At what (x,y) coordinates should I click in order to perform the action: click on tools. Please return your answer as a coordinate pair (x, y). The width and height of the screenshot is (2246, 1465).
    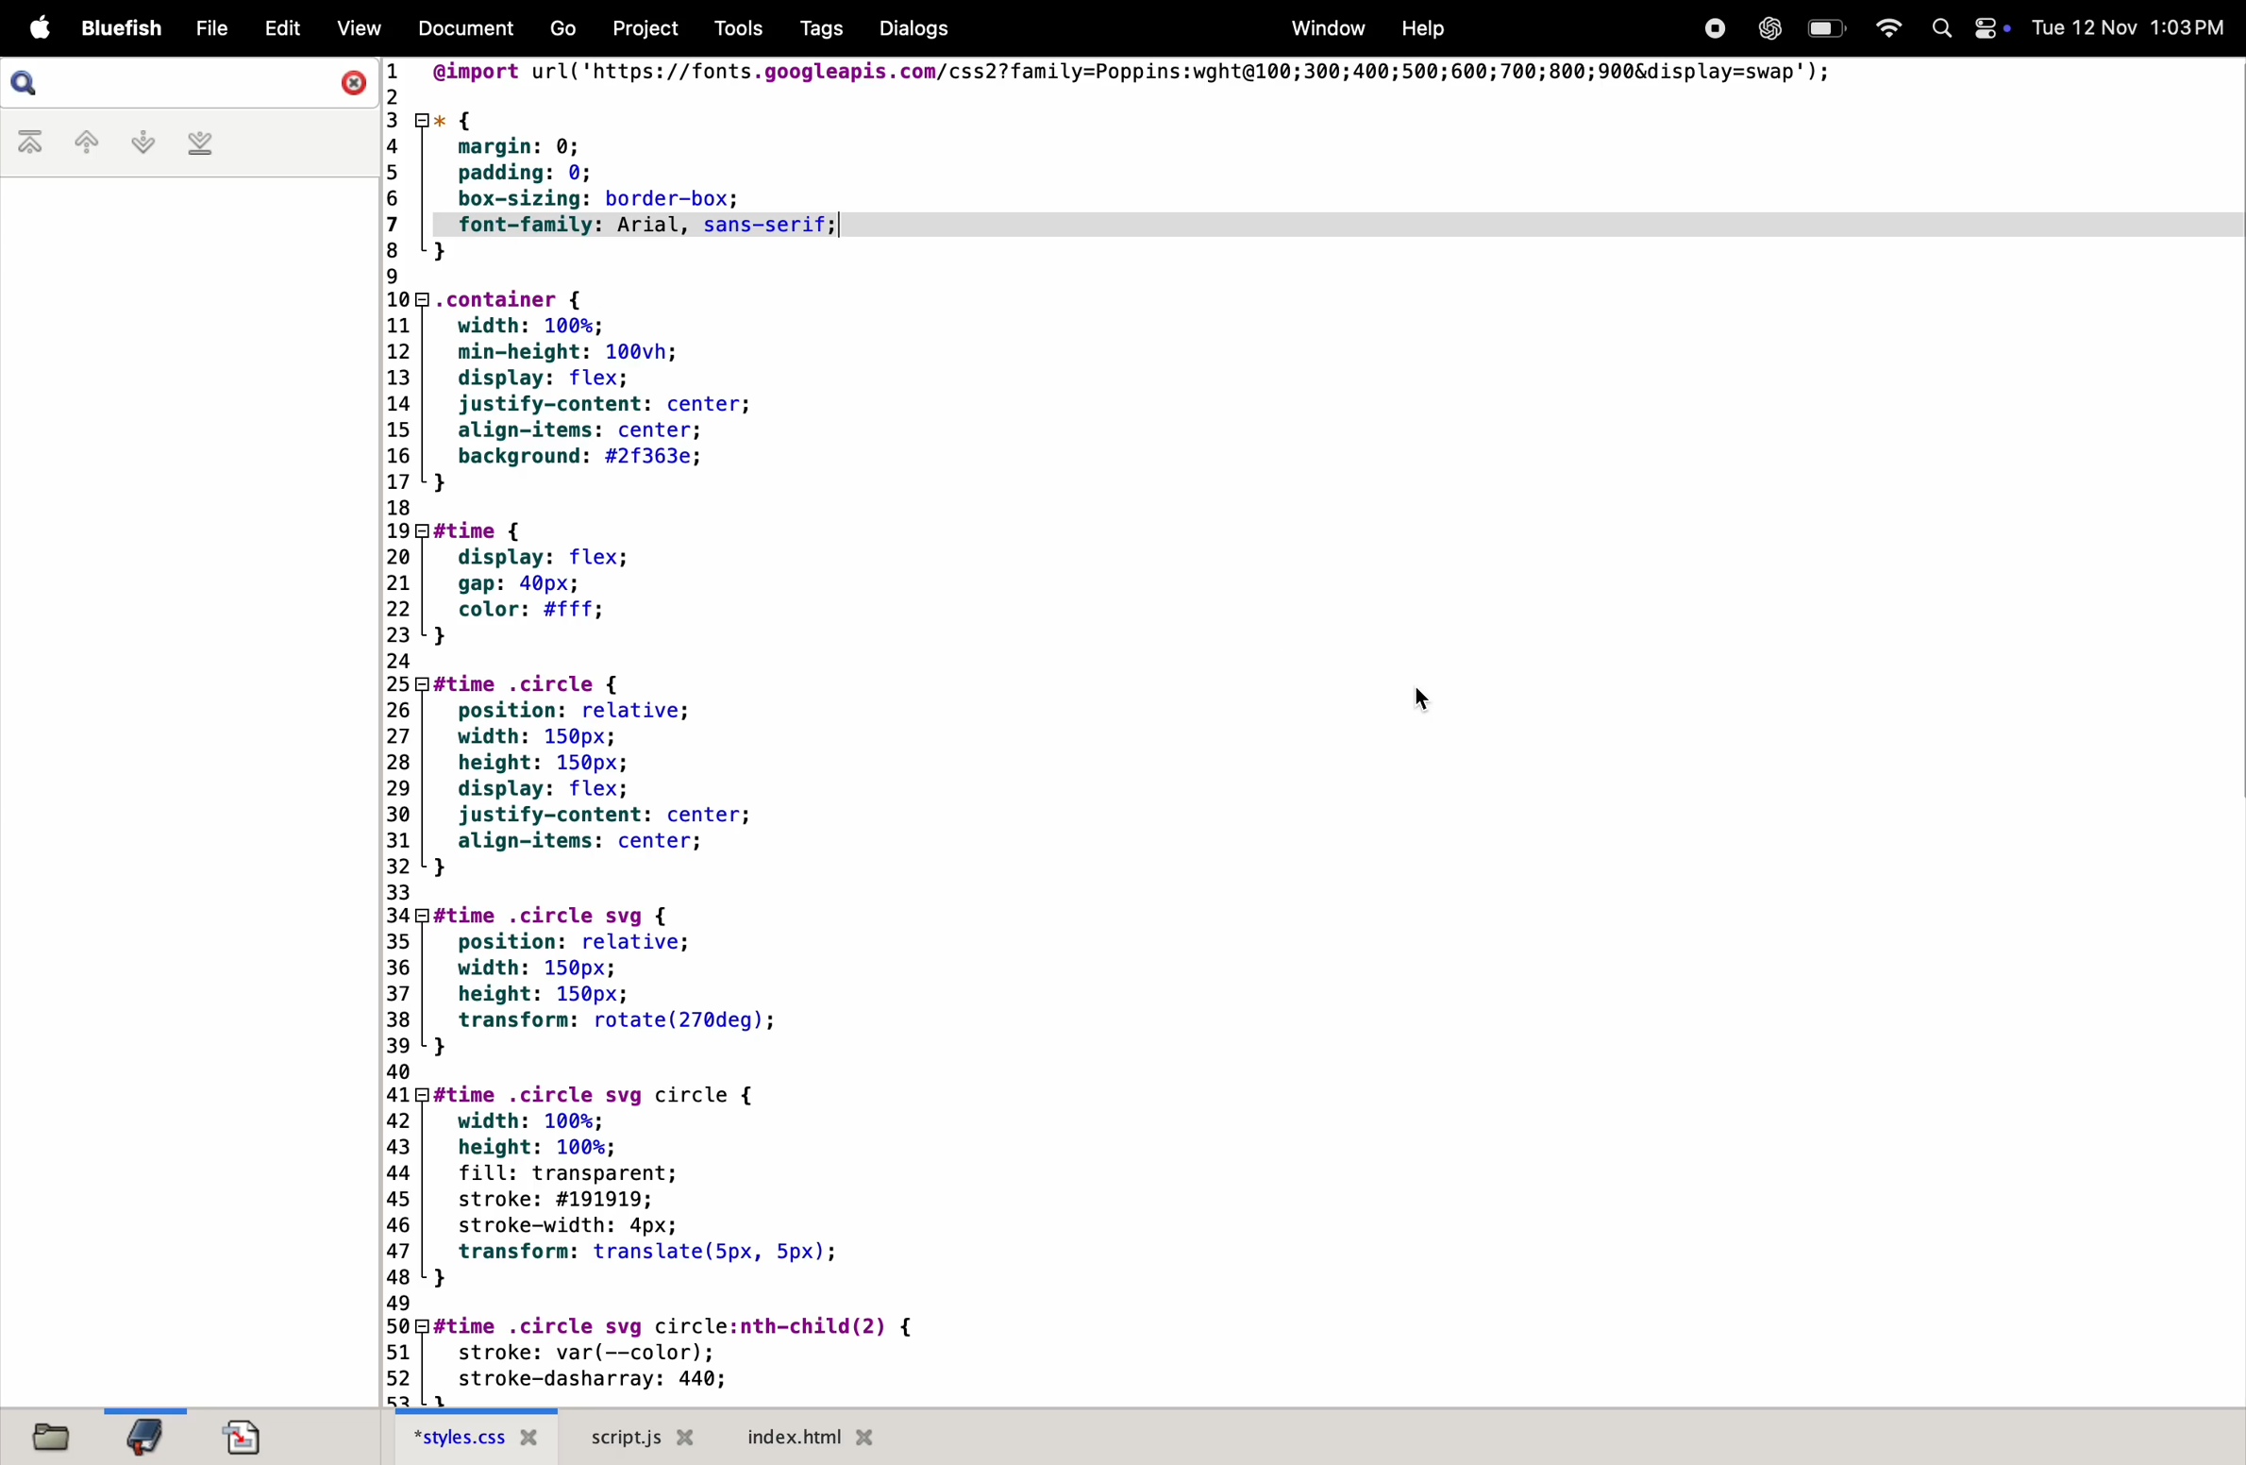
    Looking at the image, I should click on (734, 28).